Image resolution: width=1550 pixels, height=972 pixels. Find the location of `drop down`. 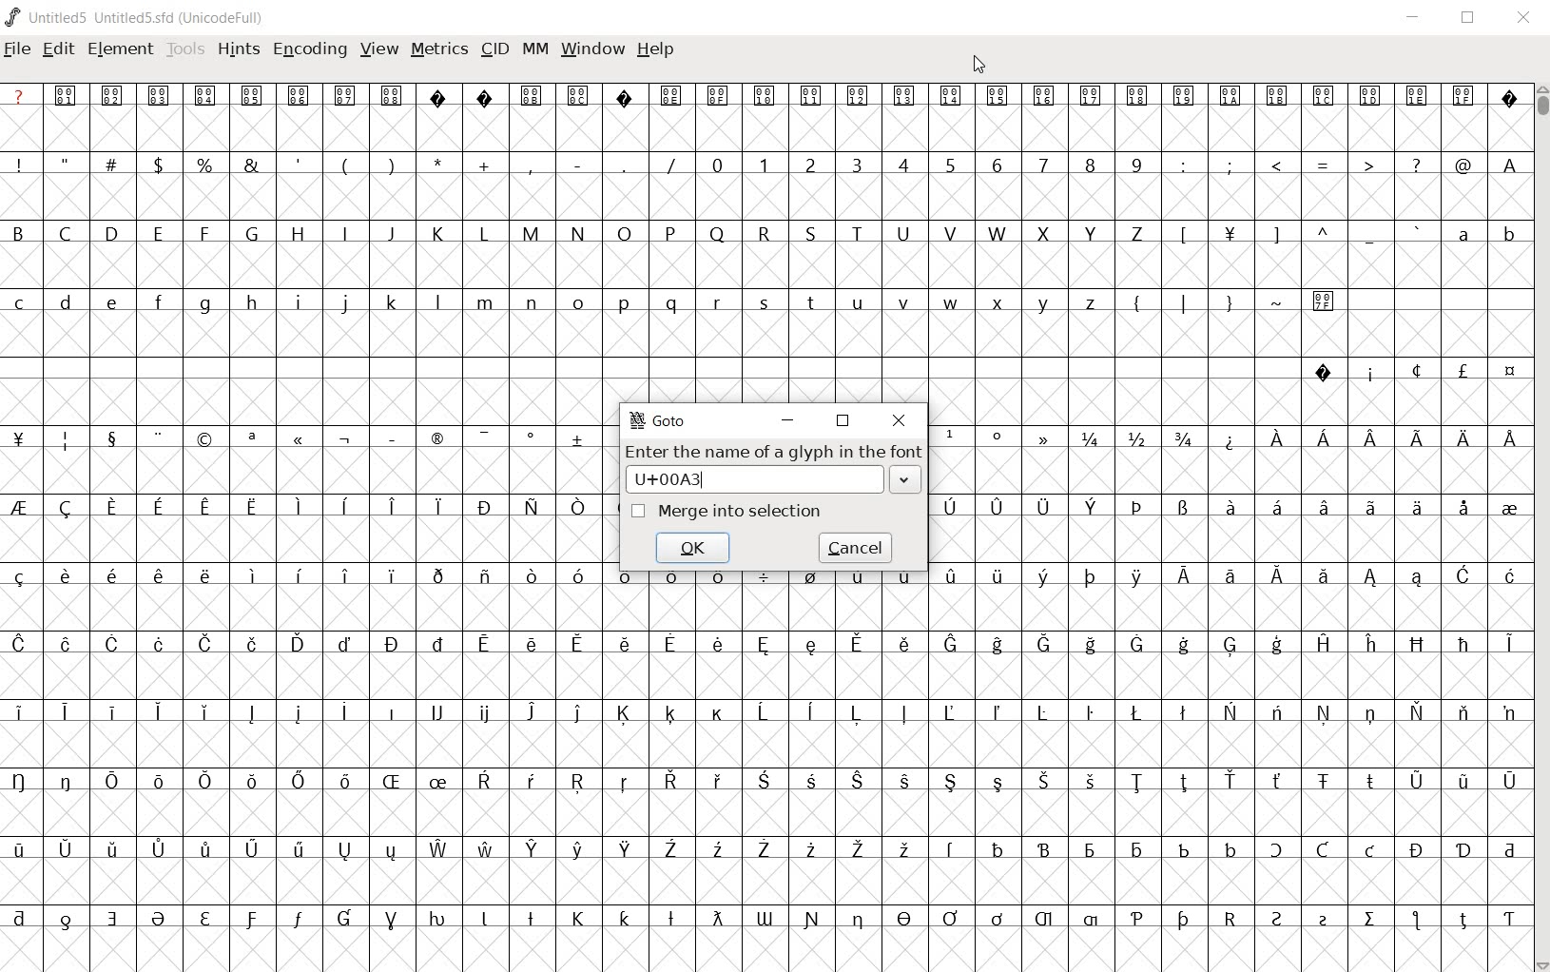

drop down is located at coordinates (907, 480).